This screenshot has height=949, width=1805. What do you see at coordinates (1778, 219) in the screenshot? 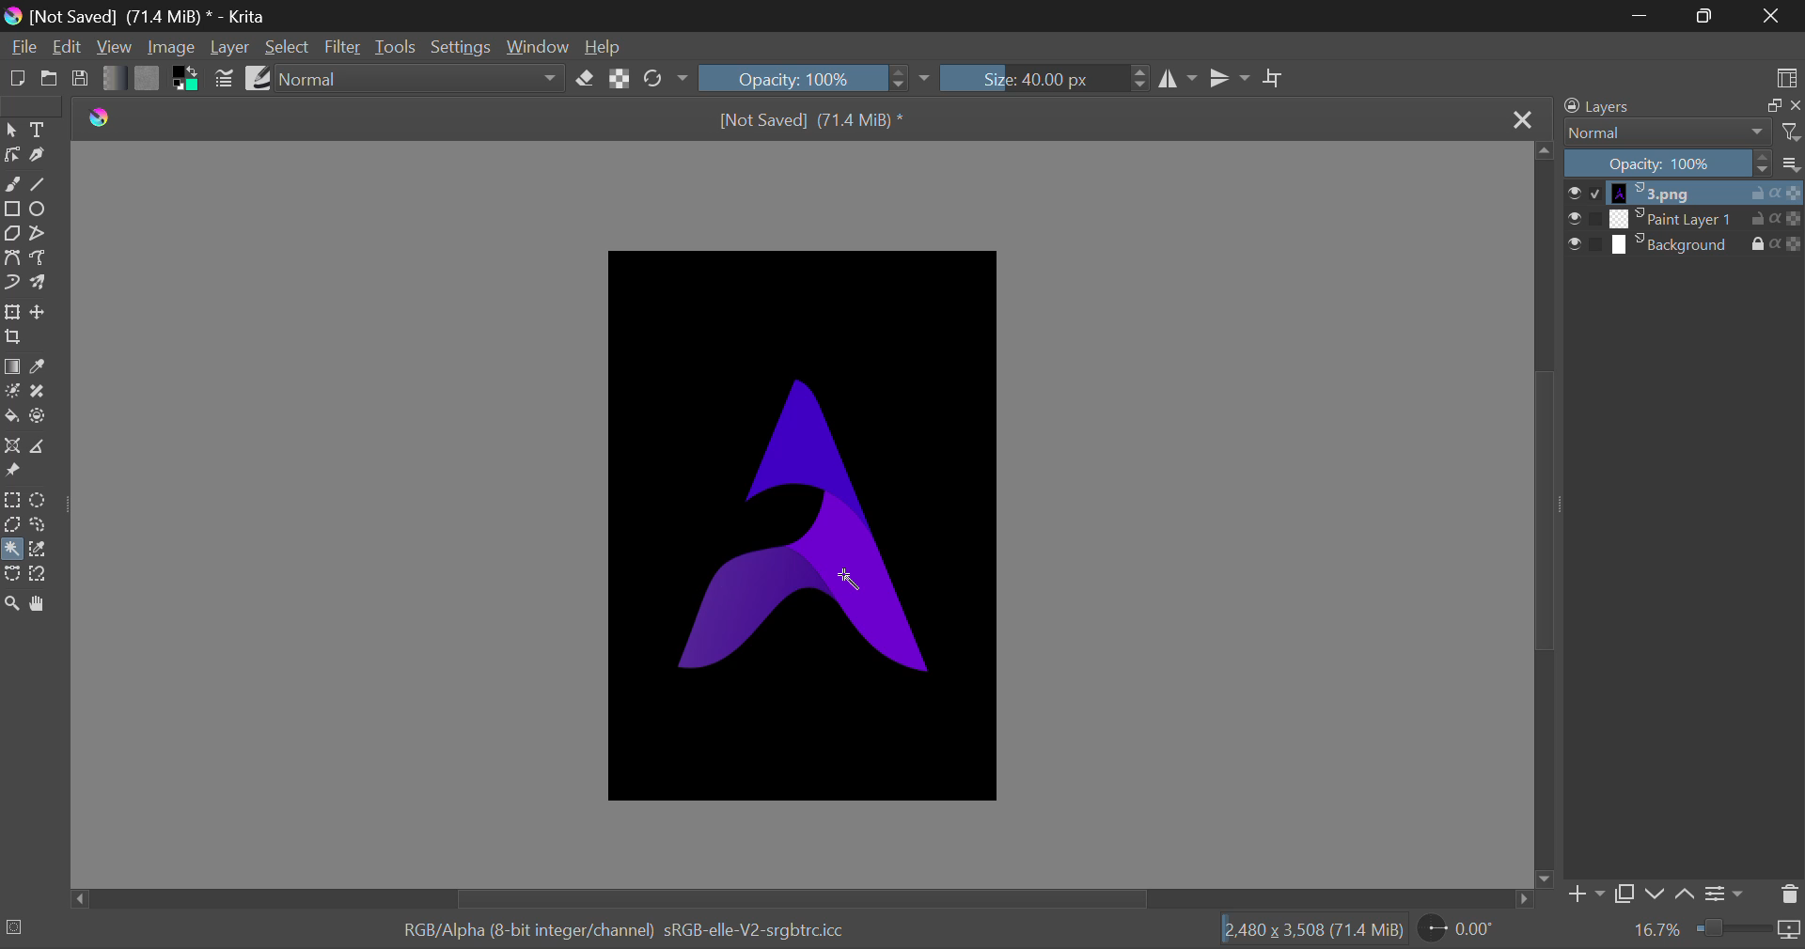
I see `actions` at bounding box center [1778, 219].